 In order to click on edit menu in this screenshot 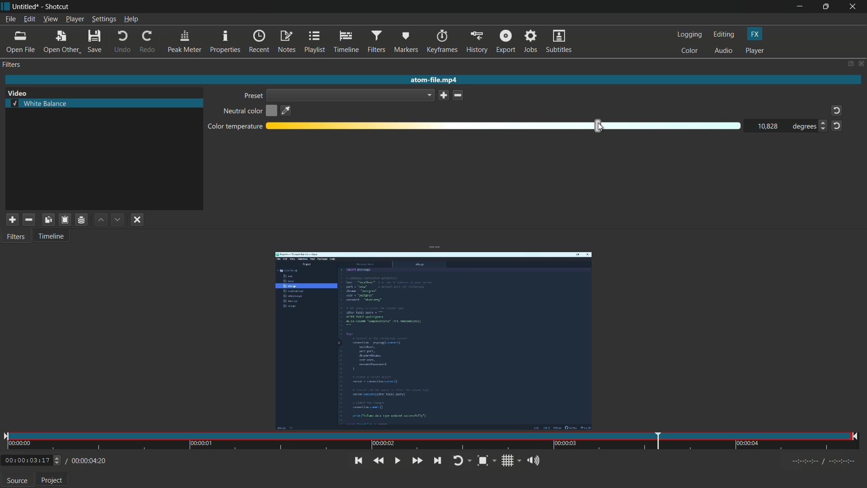, I will do `click(29, 19)`.